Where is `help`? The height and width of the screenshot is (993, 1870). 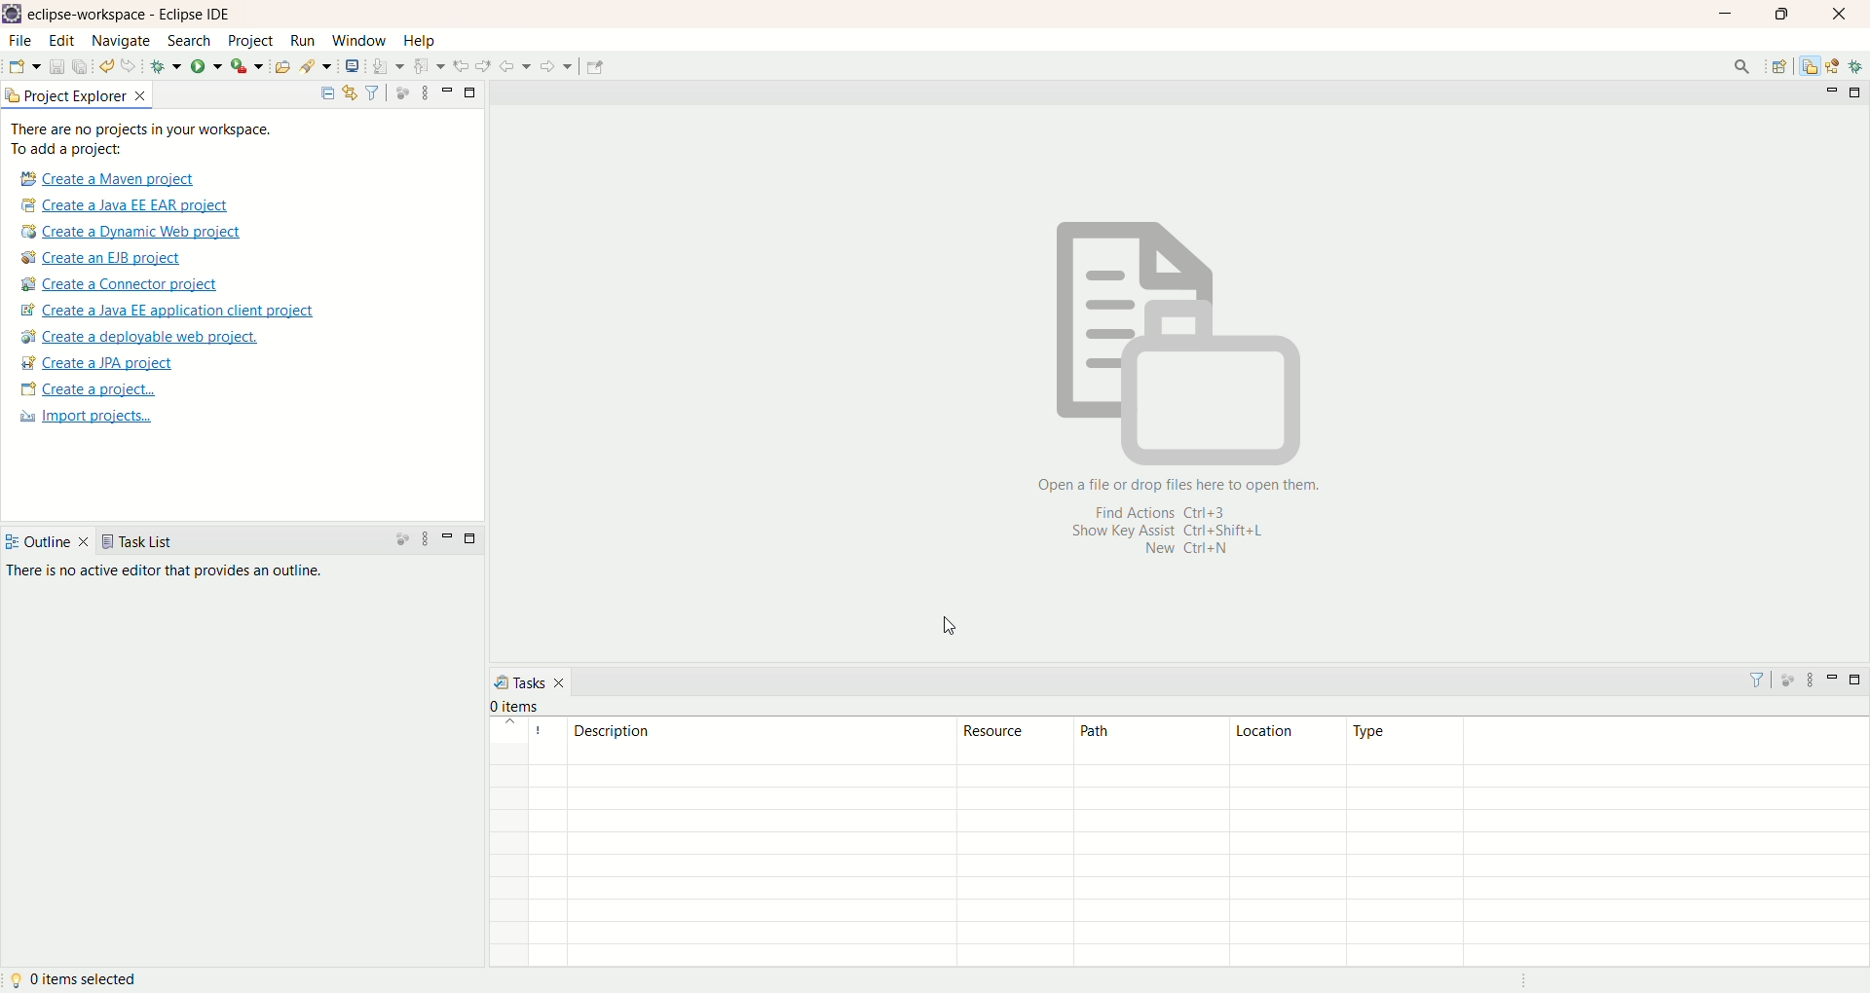 help is located at coordinates (421, 41).